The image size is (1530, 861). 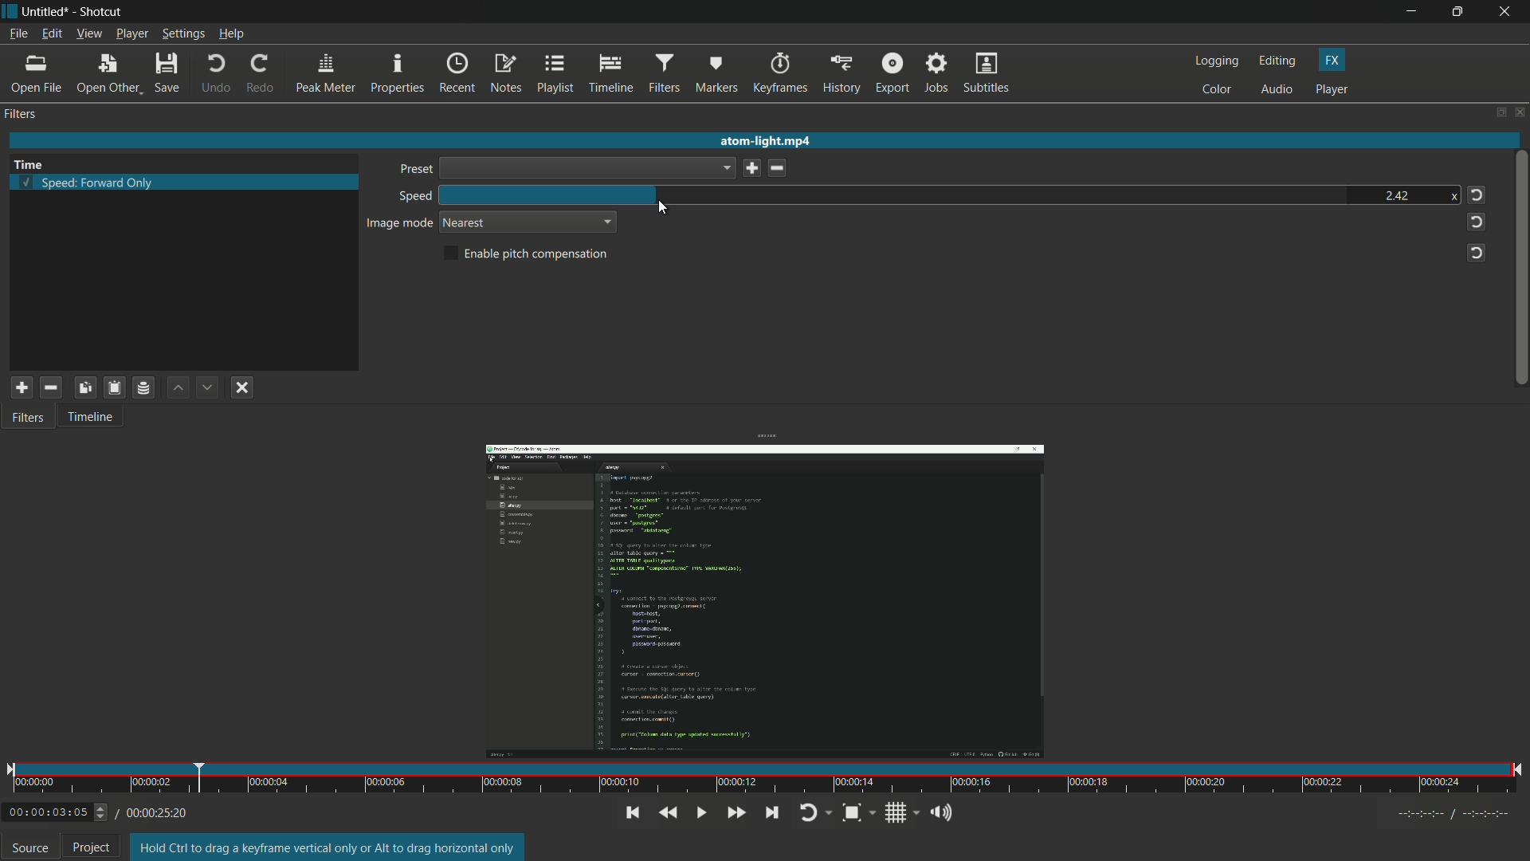 What do you see at coordinates (465, 223) in the screenshot?
I see `nearest` at bounding box center [465, 223].